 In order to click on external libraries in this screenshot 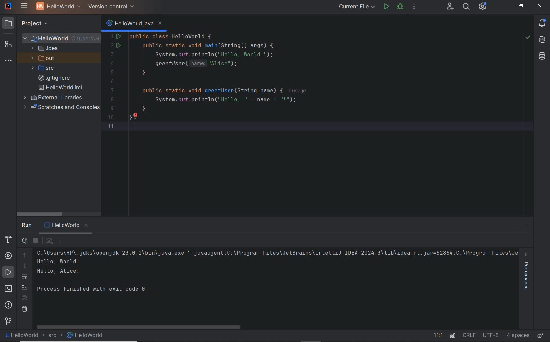, I will do `click(53, 98)`.